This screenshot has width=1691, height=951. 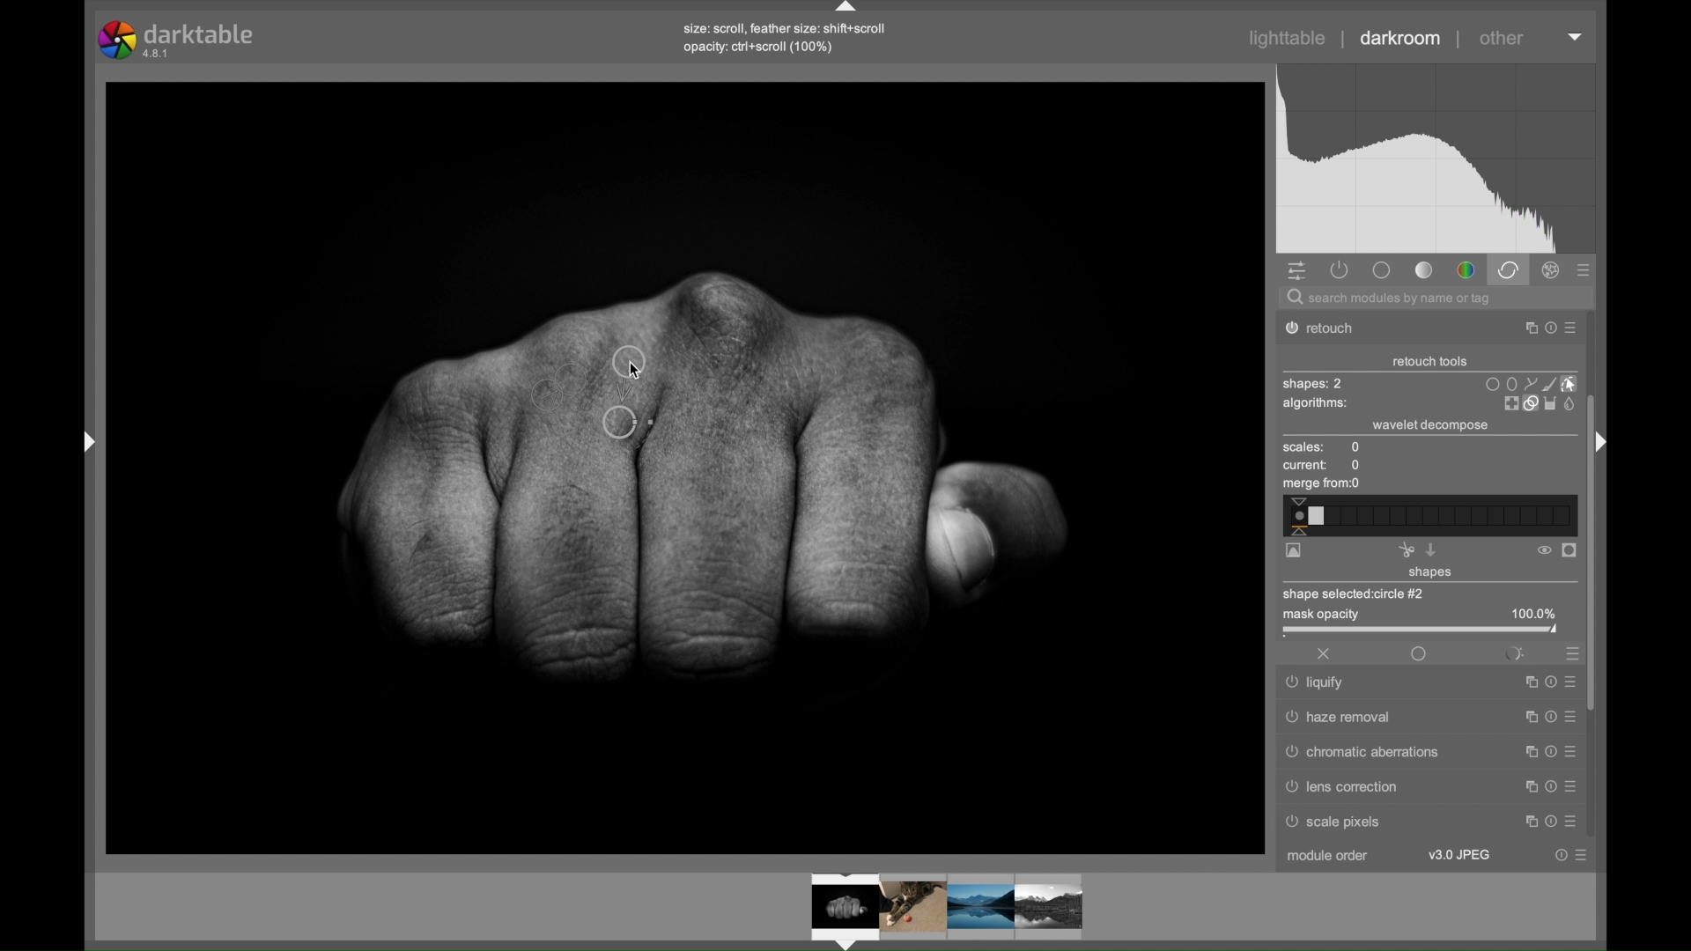 I want to click on base, so click(x=1381, y=269).